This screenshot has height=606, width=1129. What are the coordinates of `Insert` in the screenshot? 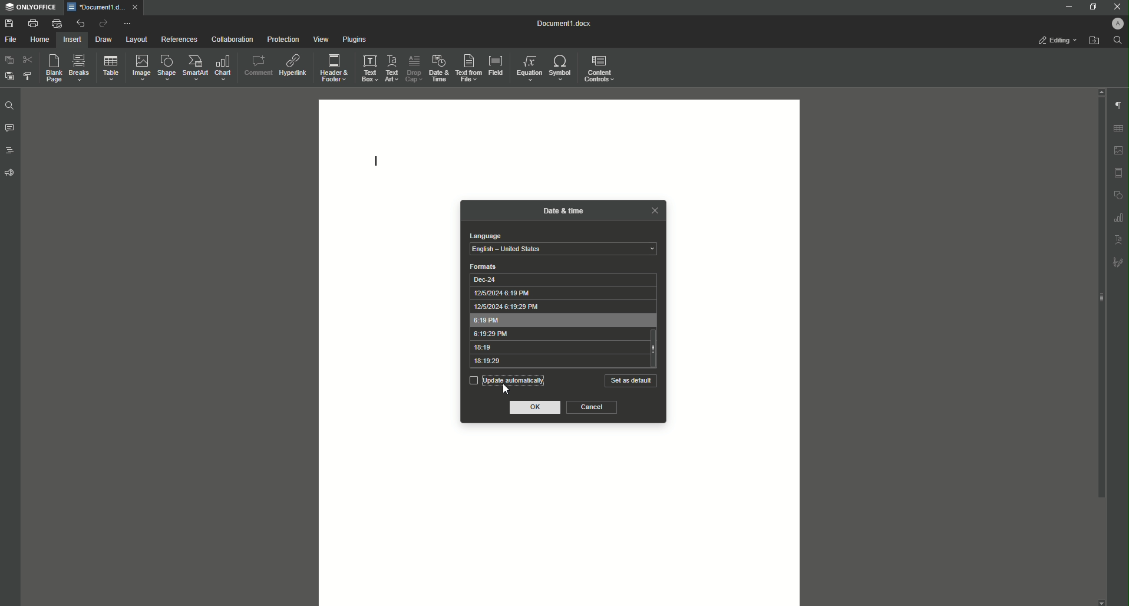 It's located at (72, 39).